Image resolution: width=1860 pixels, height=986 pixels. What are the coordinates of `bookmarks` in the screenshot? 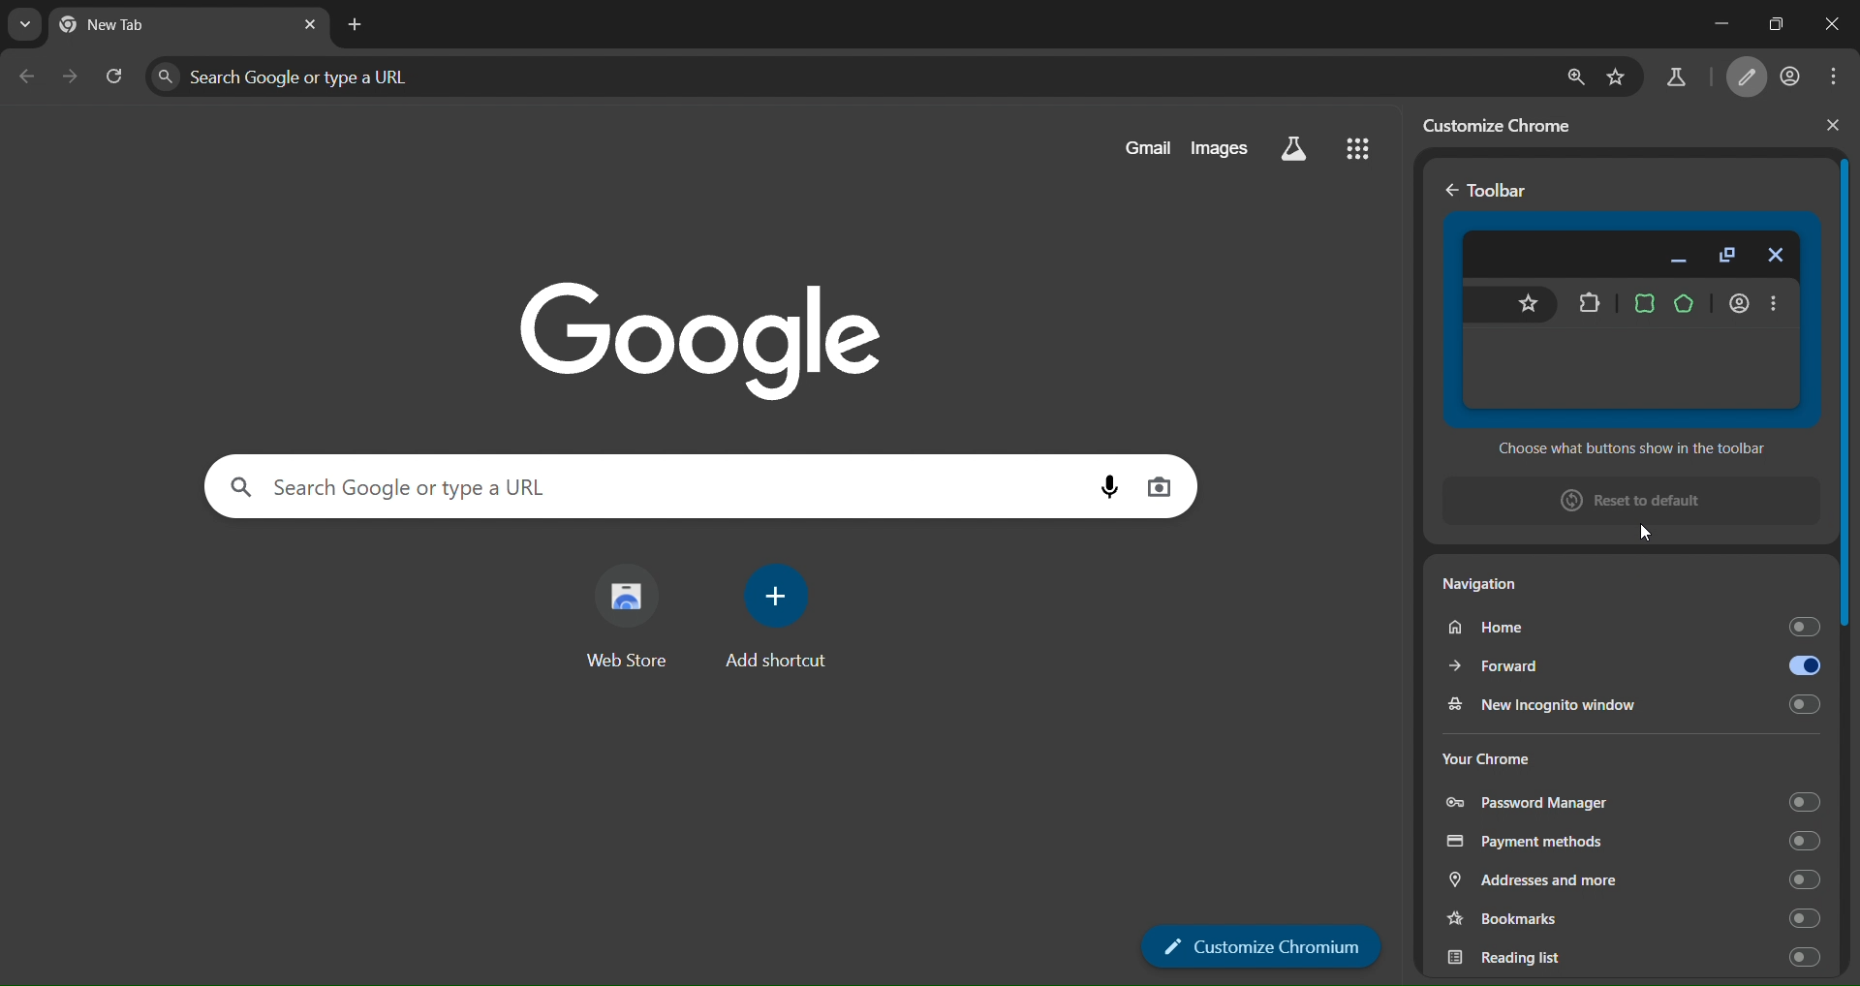 It's located at (1632, 919).